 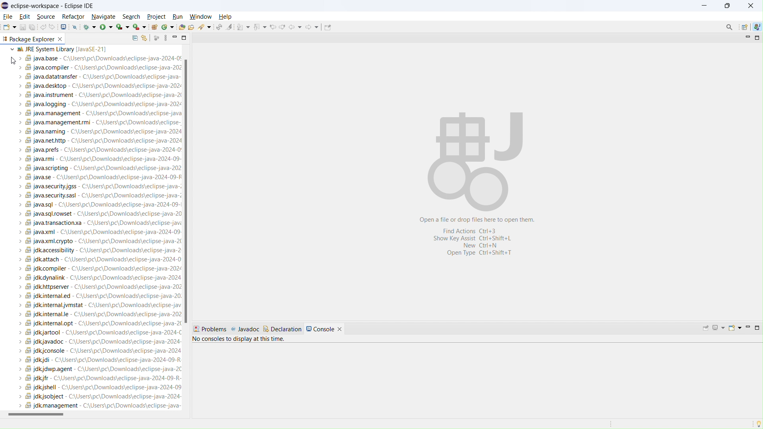 What do you see at coordinates (62, 39) in the screenshot?
I see `close` at bounding box center [62, 39].